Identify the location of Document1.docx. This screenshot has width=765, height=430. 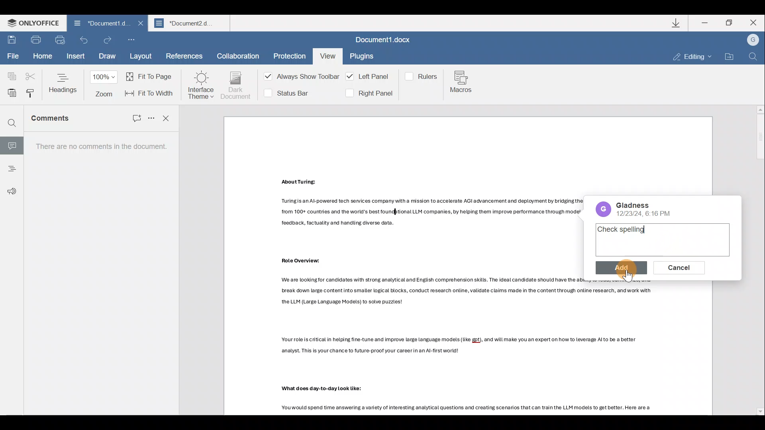
(385, 41).